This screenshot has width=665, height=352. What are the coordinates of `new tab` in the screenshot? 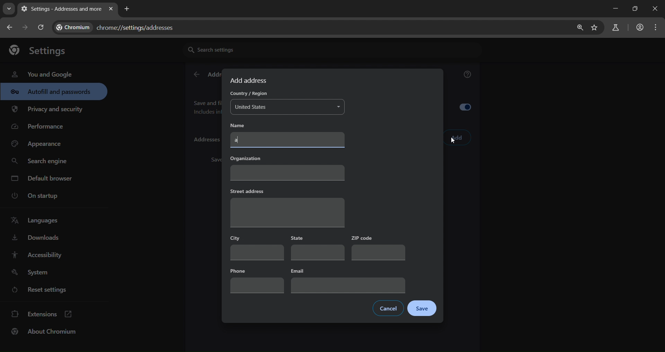 It's located at (127, 8).